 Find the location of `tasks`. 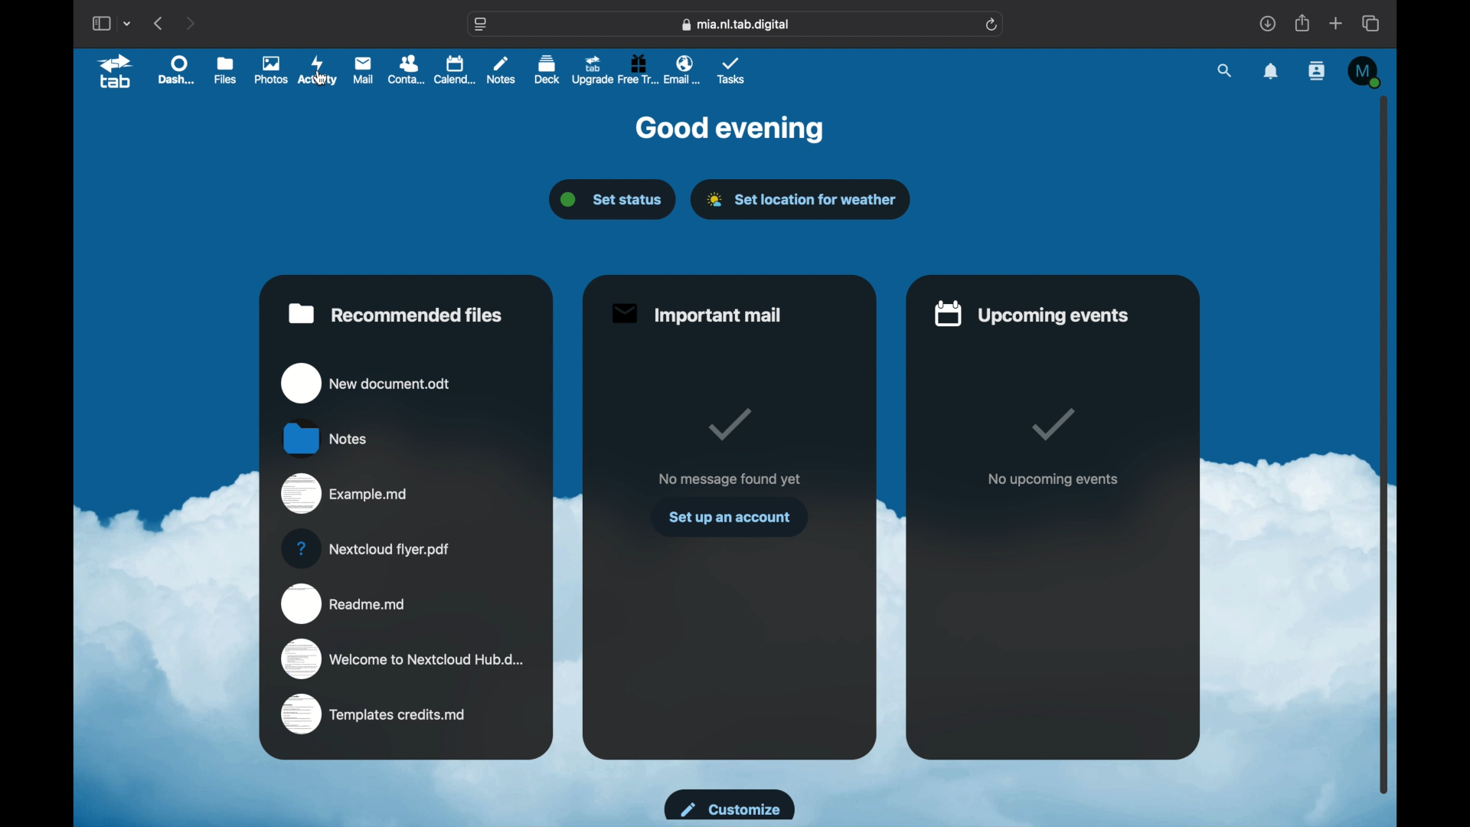

tasks is located at coordinates (733, 71).